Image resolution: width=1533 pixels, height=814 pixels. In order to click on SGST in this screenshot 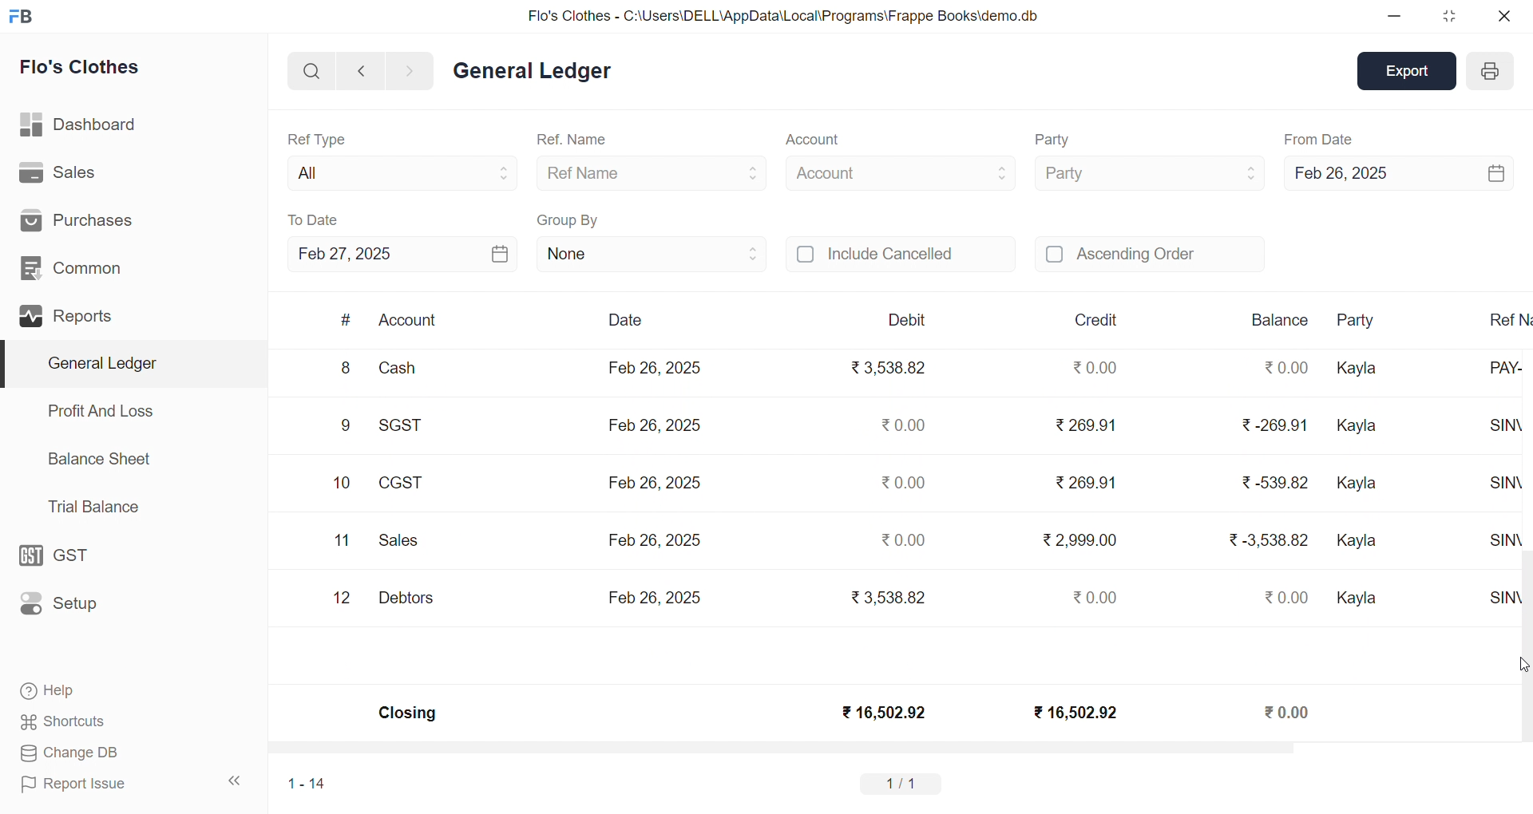, I will do `click(409, 427)`.